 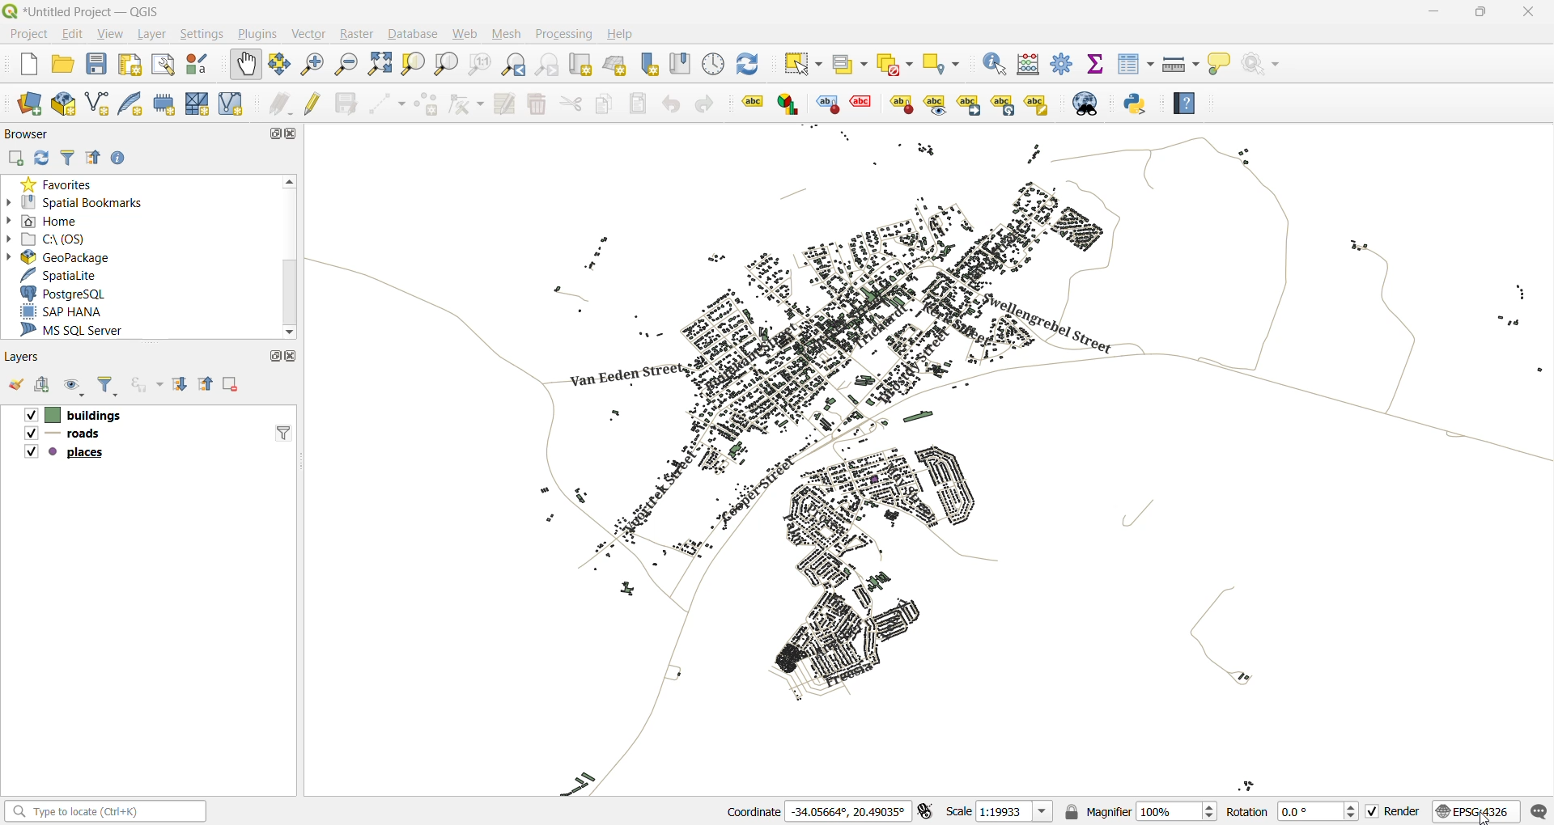 I want to click on undo, so click(x=674, y=107).